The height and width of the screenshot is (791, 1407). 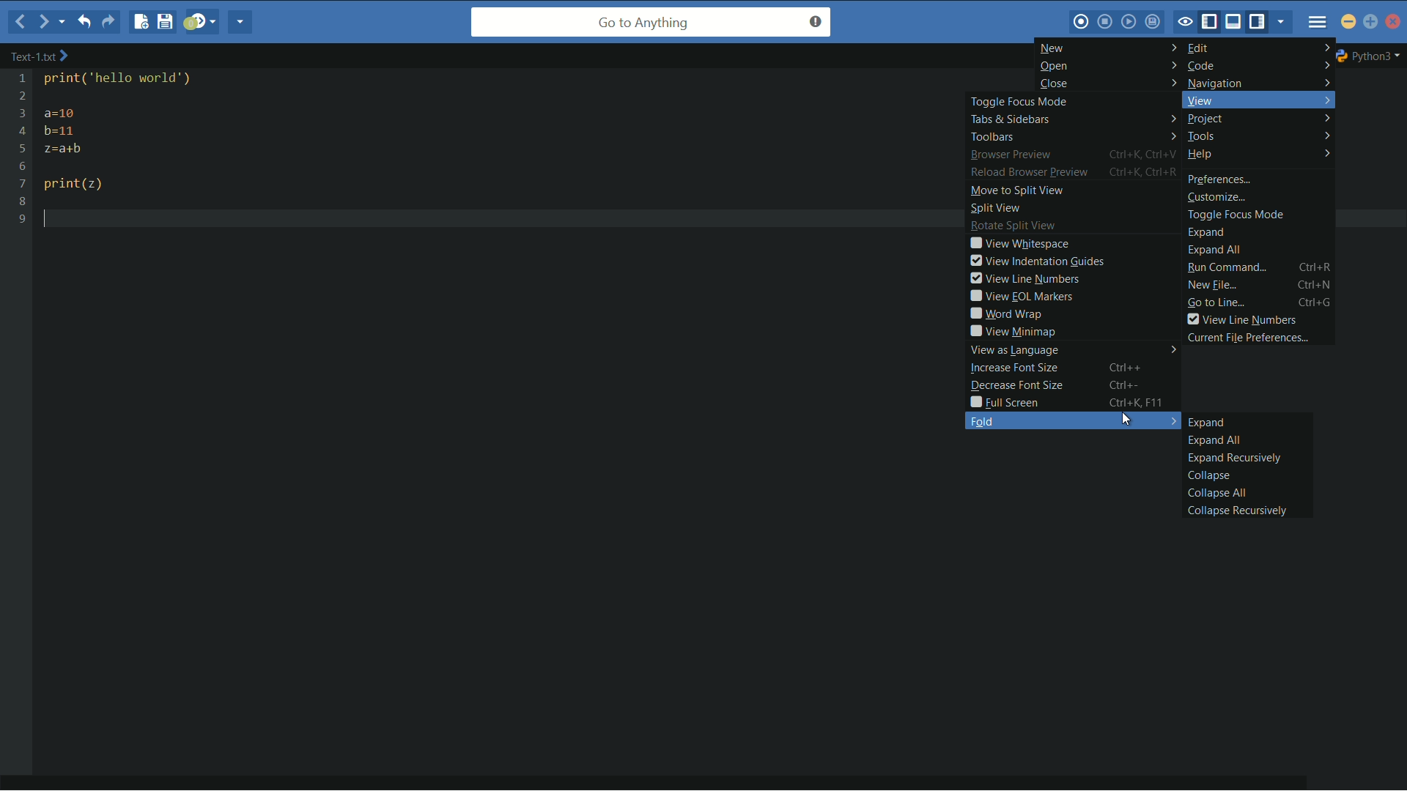 What do you see at coordinates (1131, 23) in the screenshot?
I see `play last macro` at bounding box center [1131, 23].